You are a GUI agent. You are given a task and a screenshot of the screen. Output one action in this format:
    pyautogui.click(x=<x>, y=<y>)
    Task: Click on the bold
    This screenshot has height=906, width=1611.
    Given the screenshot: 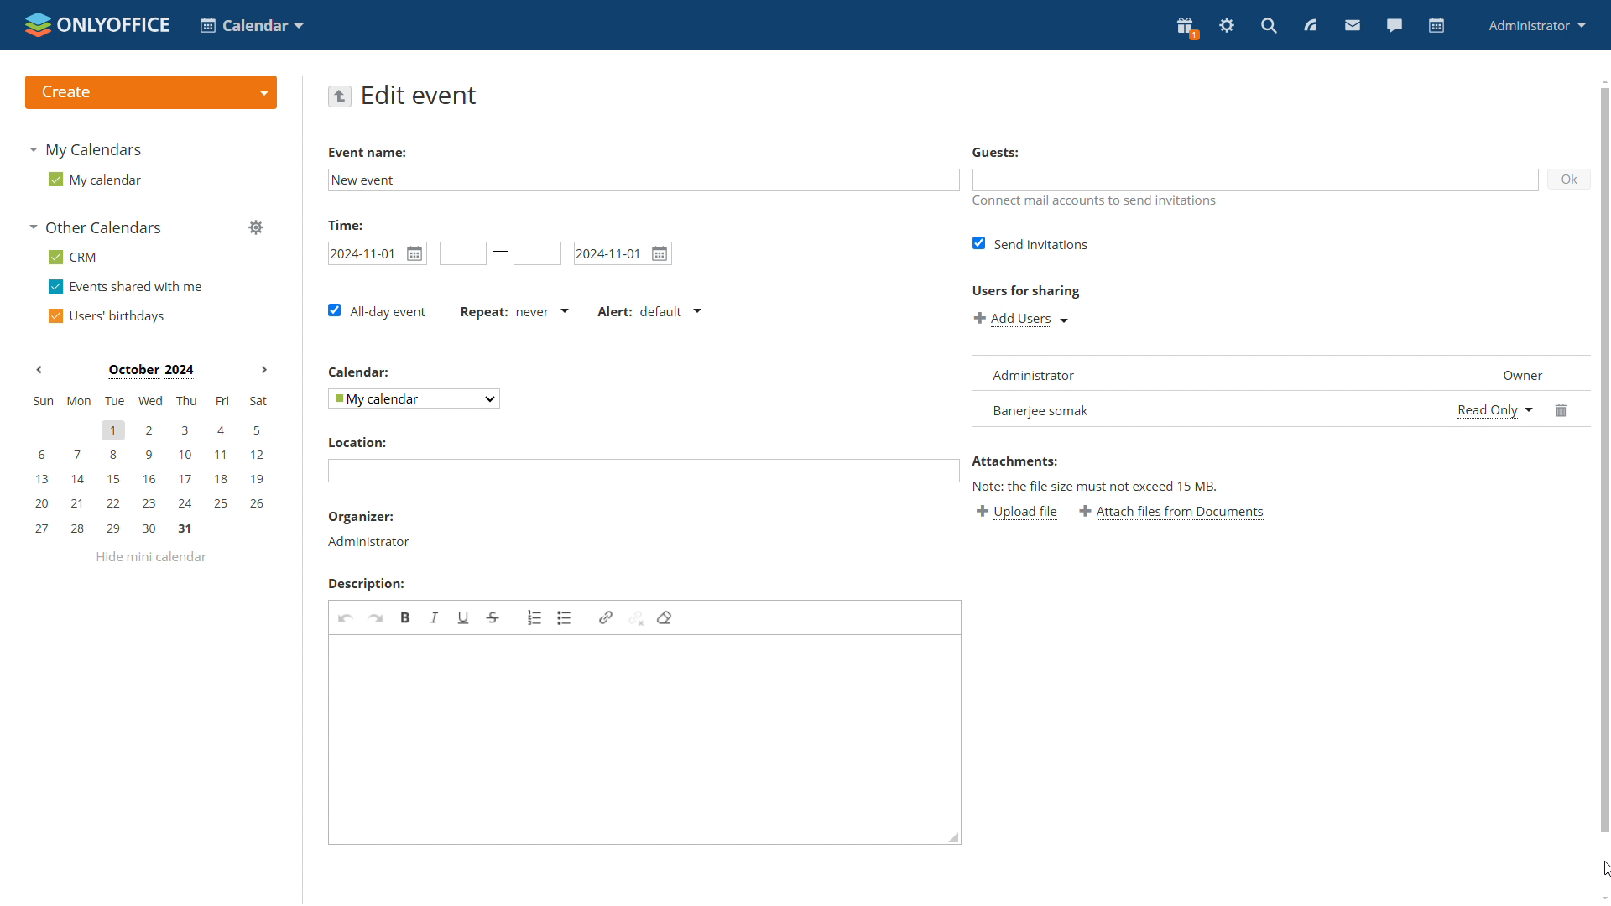 What is the action you would take?
    pyautogui.click(x=404, y=620)
    